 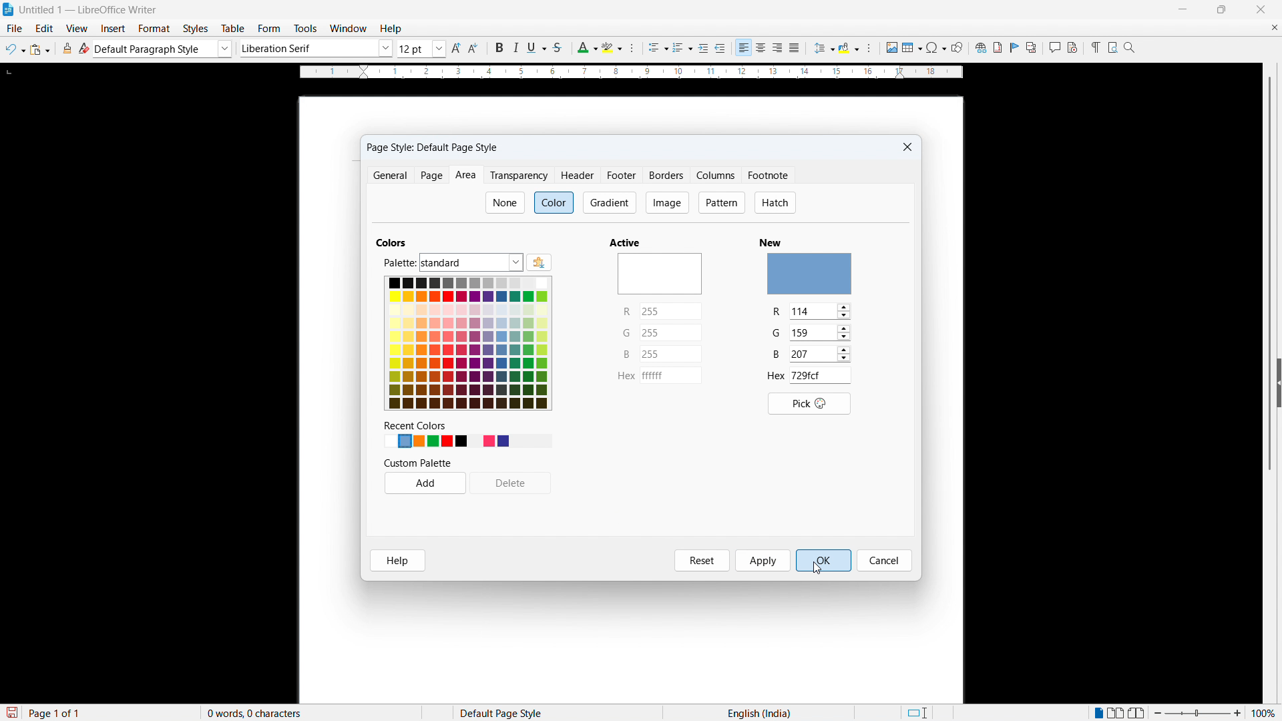 I want to click on Edit , so click(x=45, y=28).